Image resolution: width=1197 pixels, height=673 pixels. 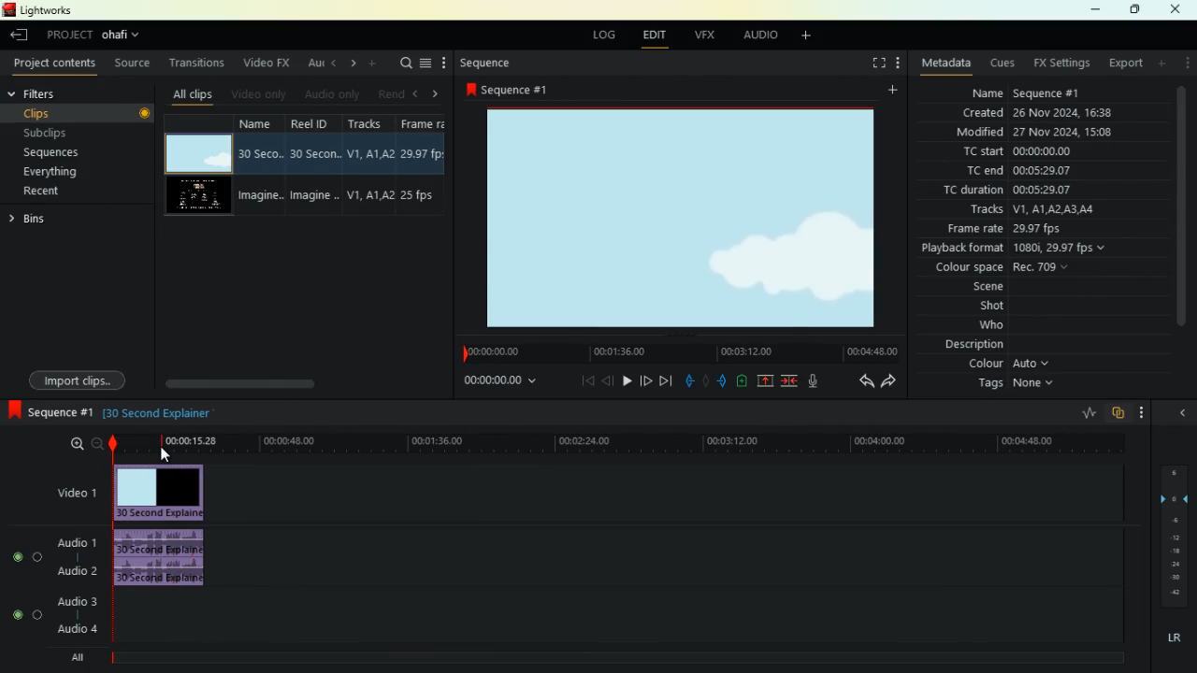 What do you see at coordinates (984, 308) in the screenshot?
I see `shot` at bounding box center [984, 308].